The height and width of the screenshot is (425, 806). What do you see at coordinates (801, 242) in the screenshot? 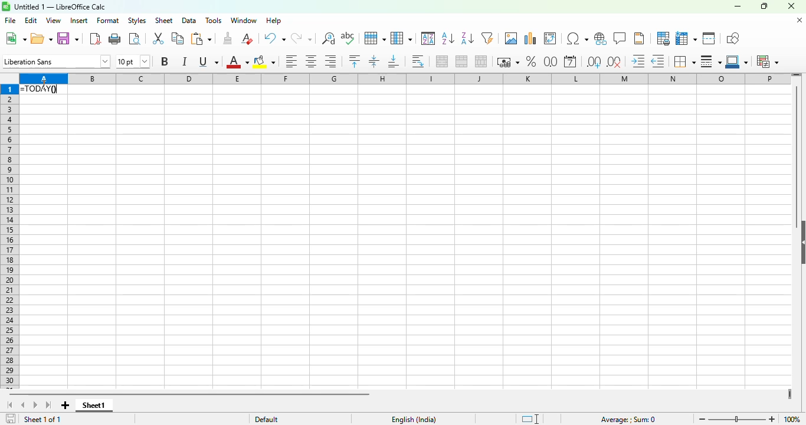
I see `show` at bounding box center [801, 242].